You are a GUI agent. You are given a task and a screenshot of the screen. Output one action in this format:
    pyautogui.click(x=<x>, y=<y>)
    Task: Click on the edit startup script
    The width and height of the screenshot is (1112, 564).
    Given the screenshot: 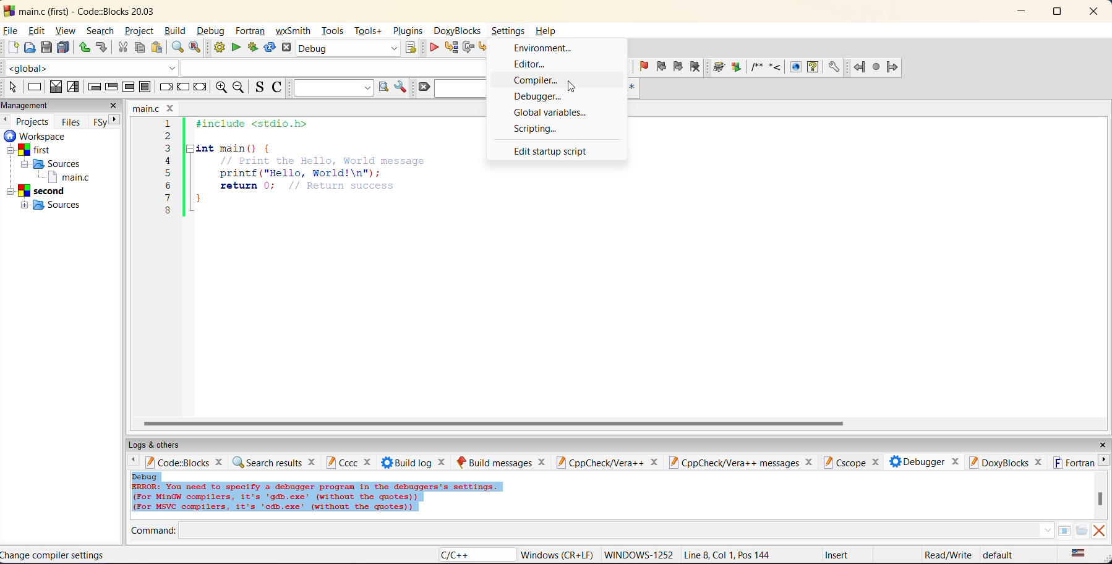 What is the action you would take?
    pyautogui.click(x=554, y=152)
    